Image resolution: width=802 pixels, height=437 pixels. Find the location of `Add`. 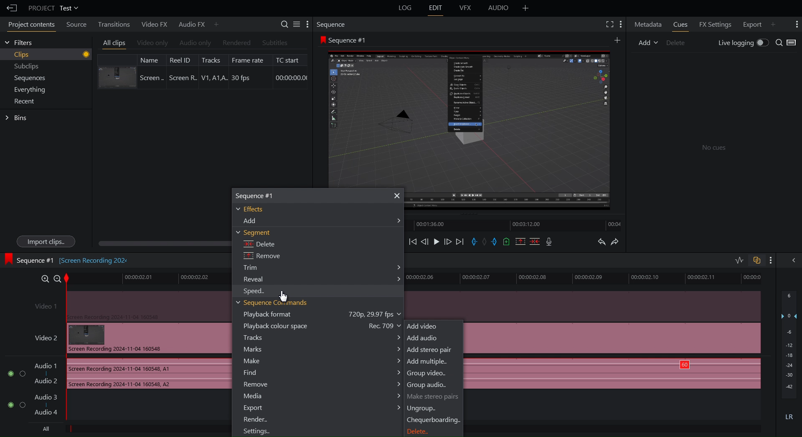

Add is located at coordinates (322, 221).